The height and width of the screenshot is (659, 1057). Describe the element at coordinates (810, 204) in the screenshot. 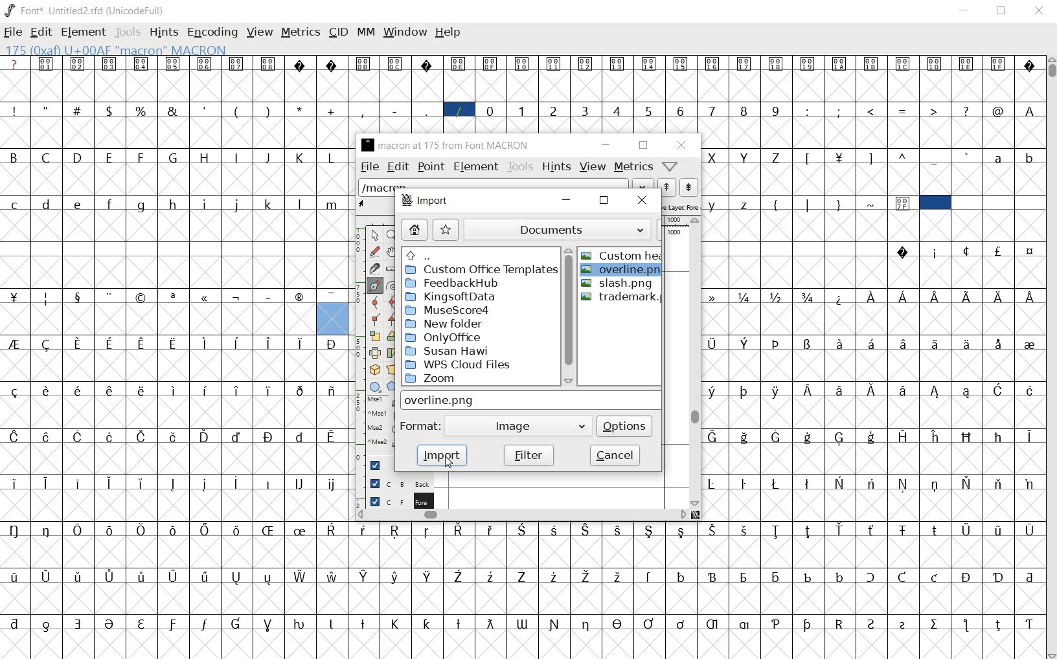

I see `|` at that location.